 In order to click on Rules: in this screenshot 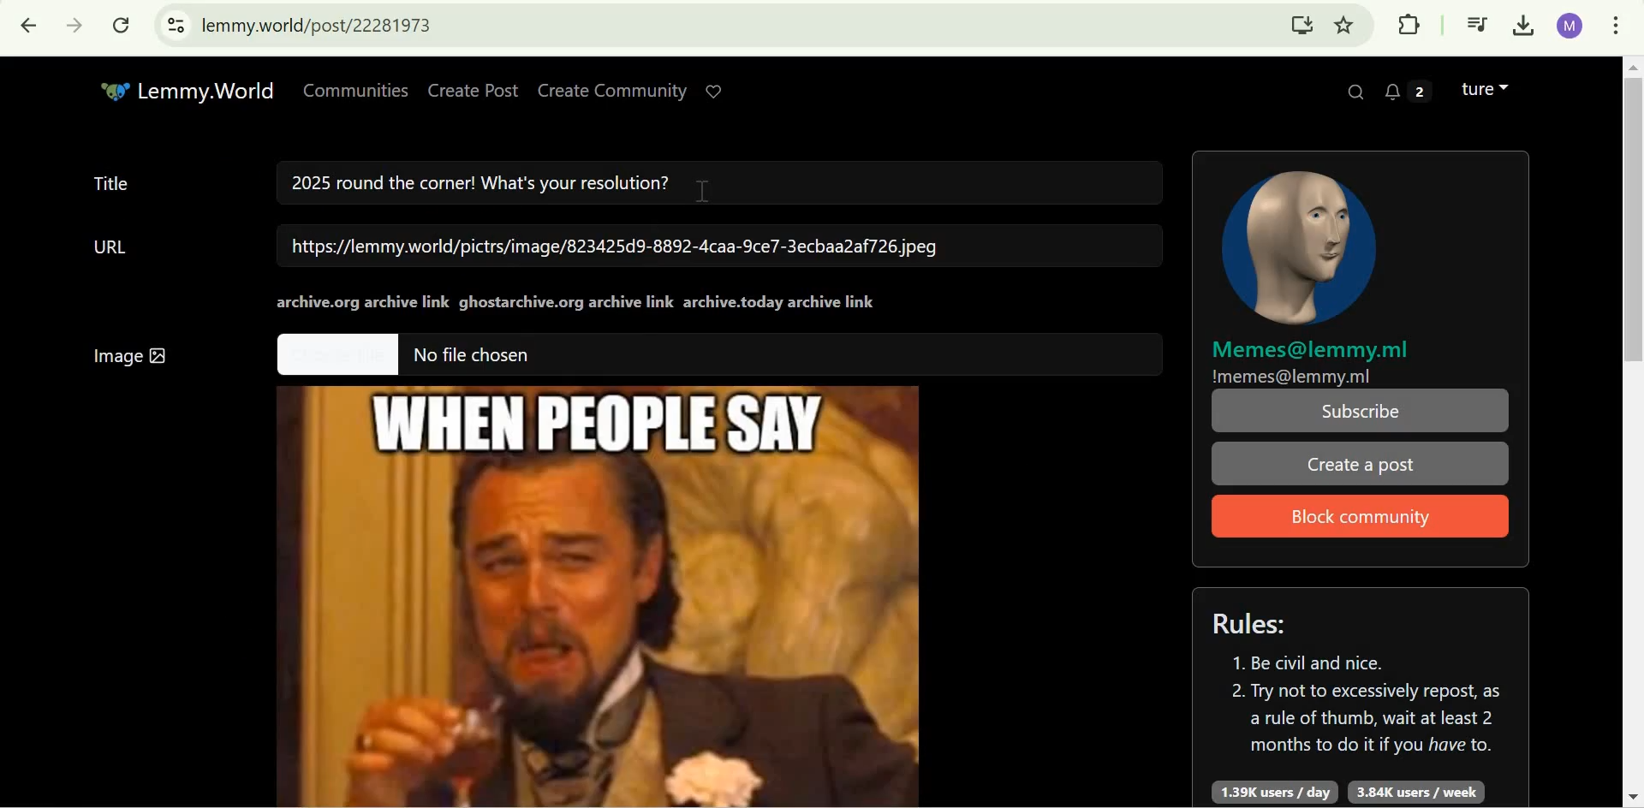, I will do `click(1257, 623)`.